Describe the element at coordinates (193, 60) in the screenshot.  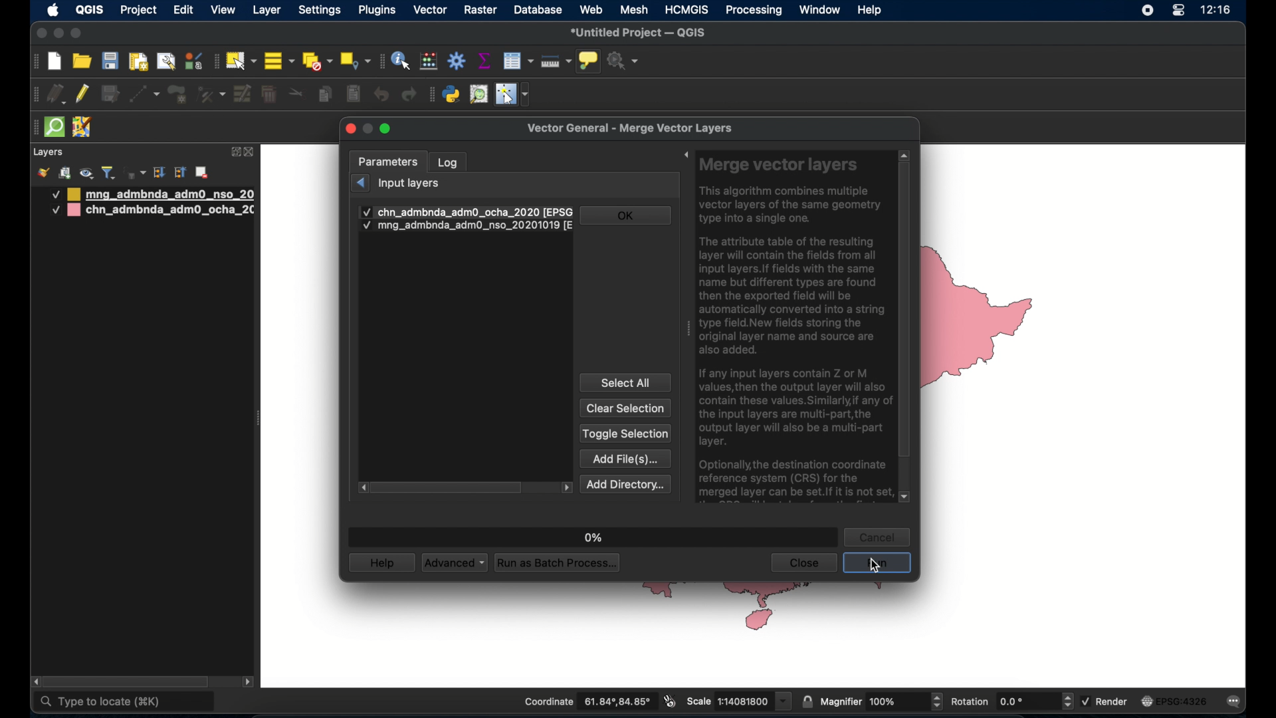
I see `style manager` at that location.